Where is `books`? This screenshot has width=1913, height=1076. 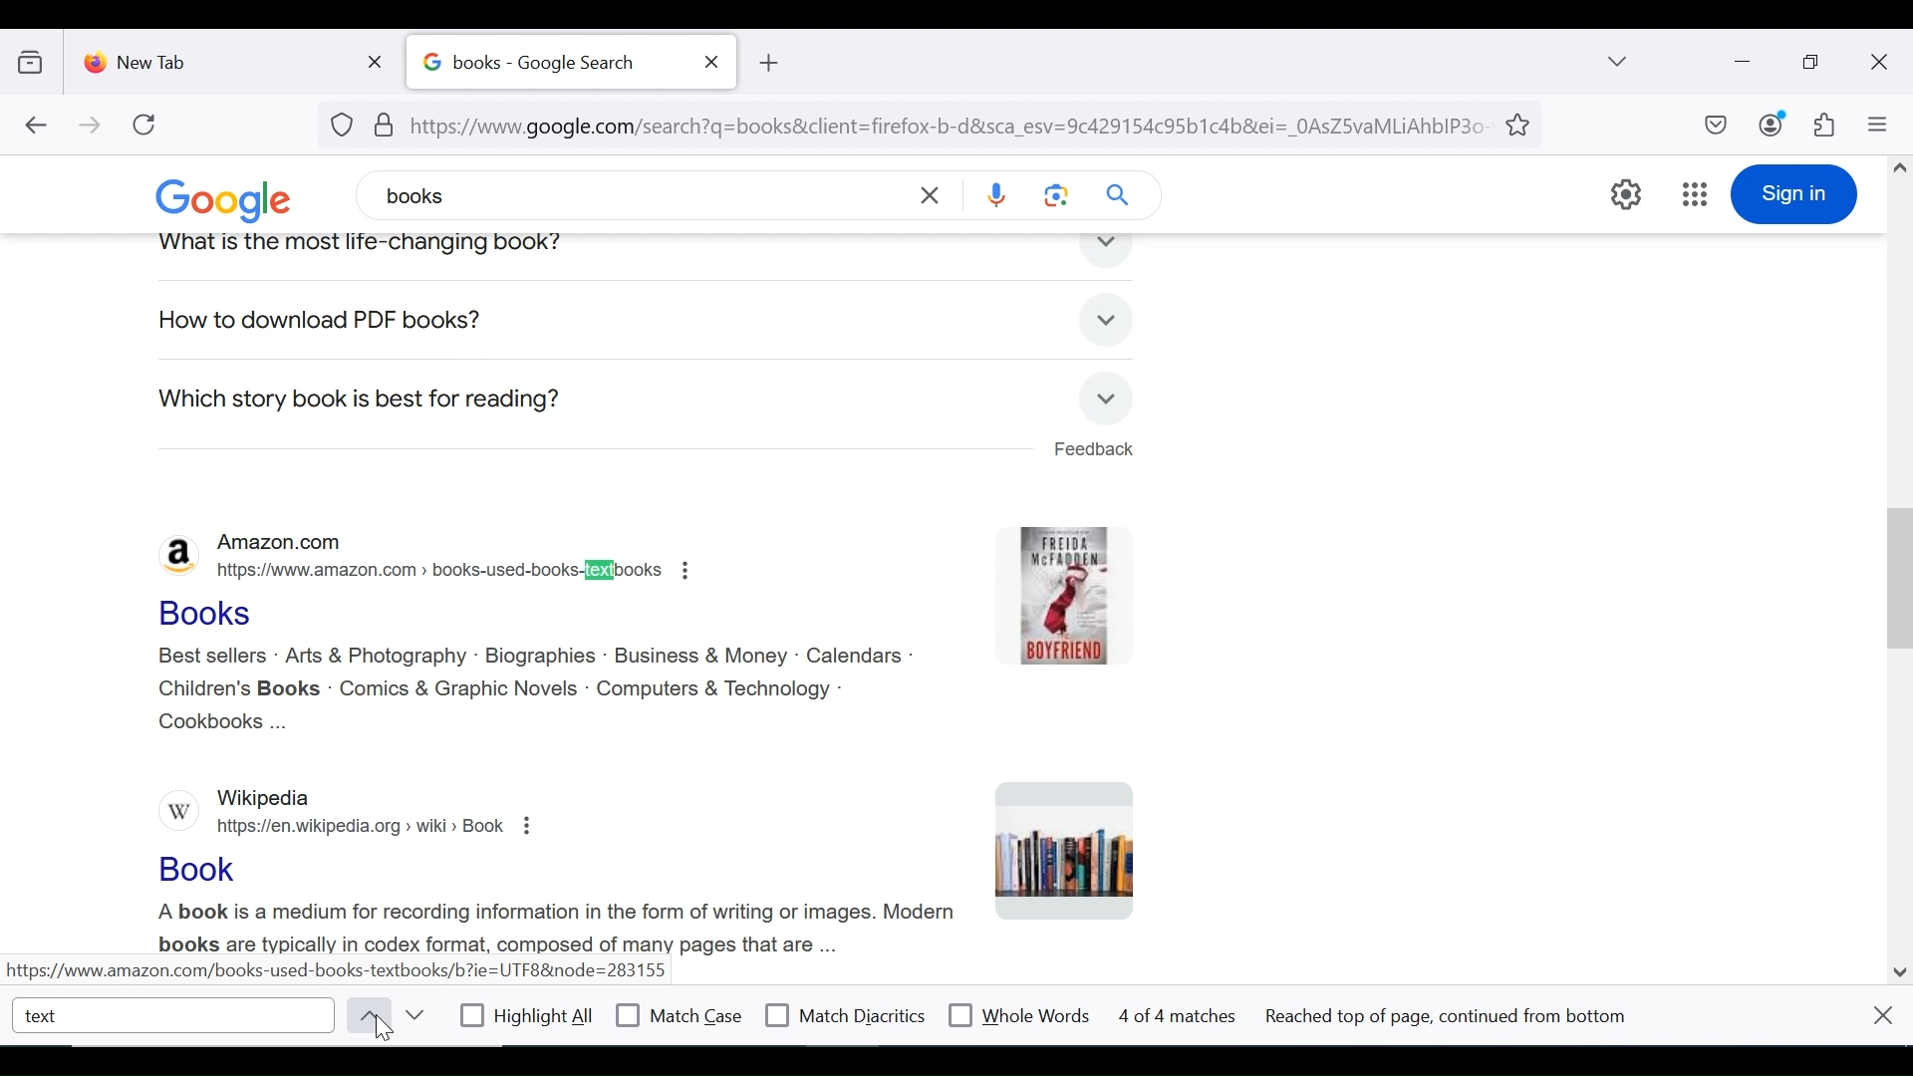 books is located at coordinates (347, 321).